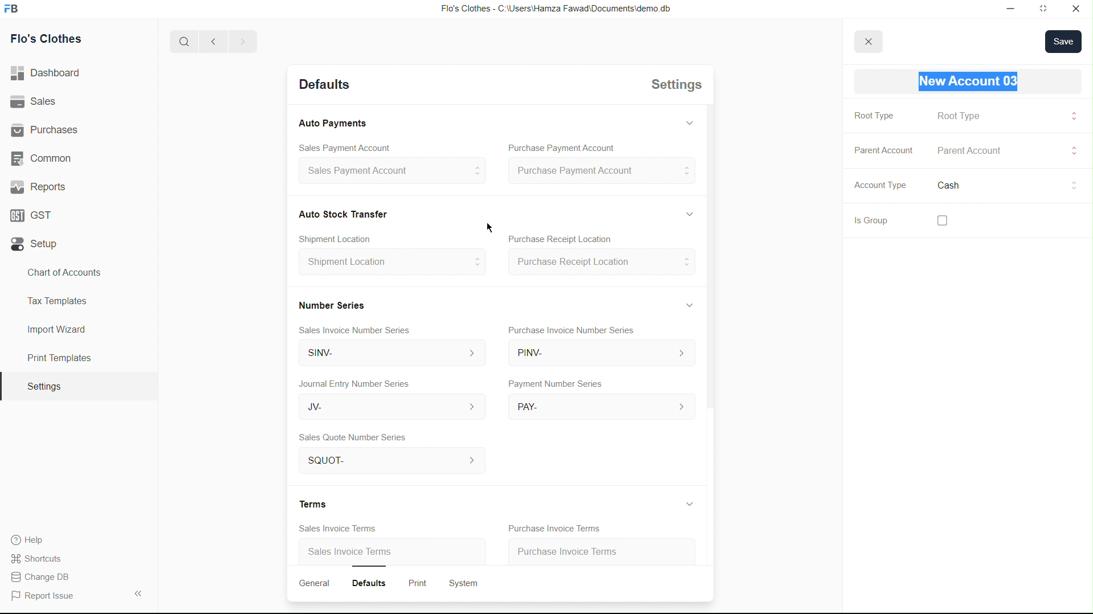  I want to click on PAY-, so click(601, 406).